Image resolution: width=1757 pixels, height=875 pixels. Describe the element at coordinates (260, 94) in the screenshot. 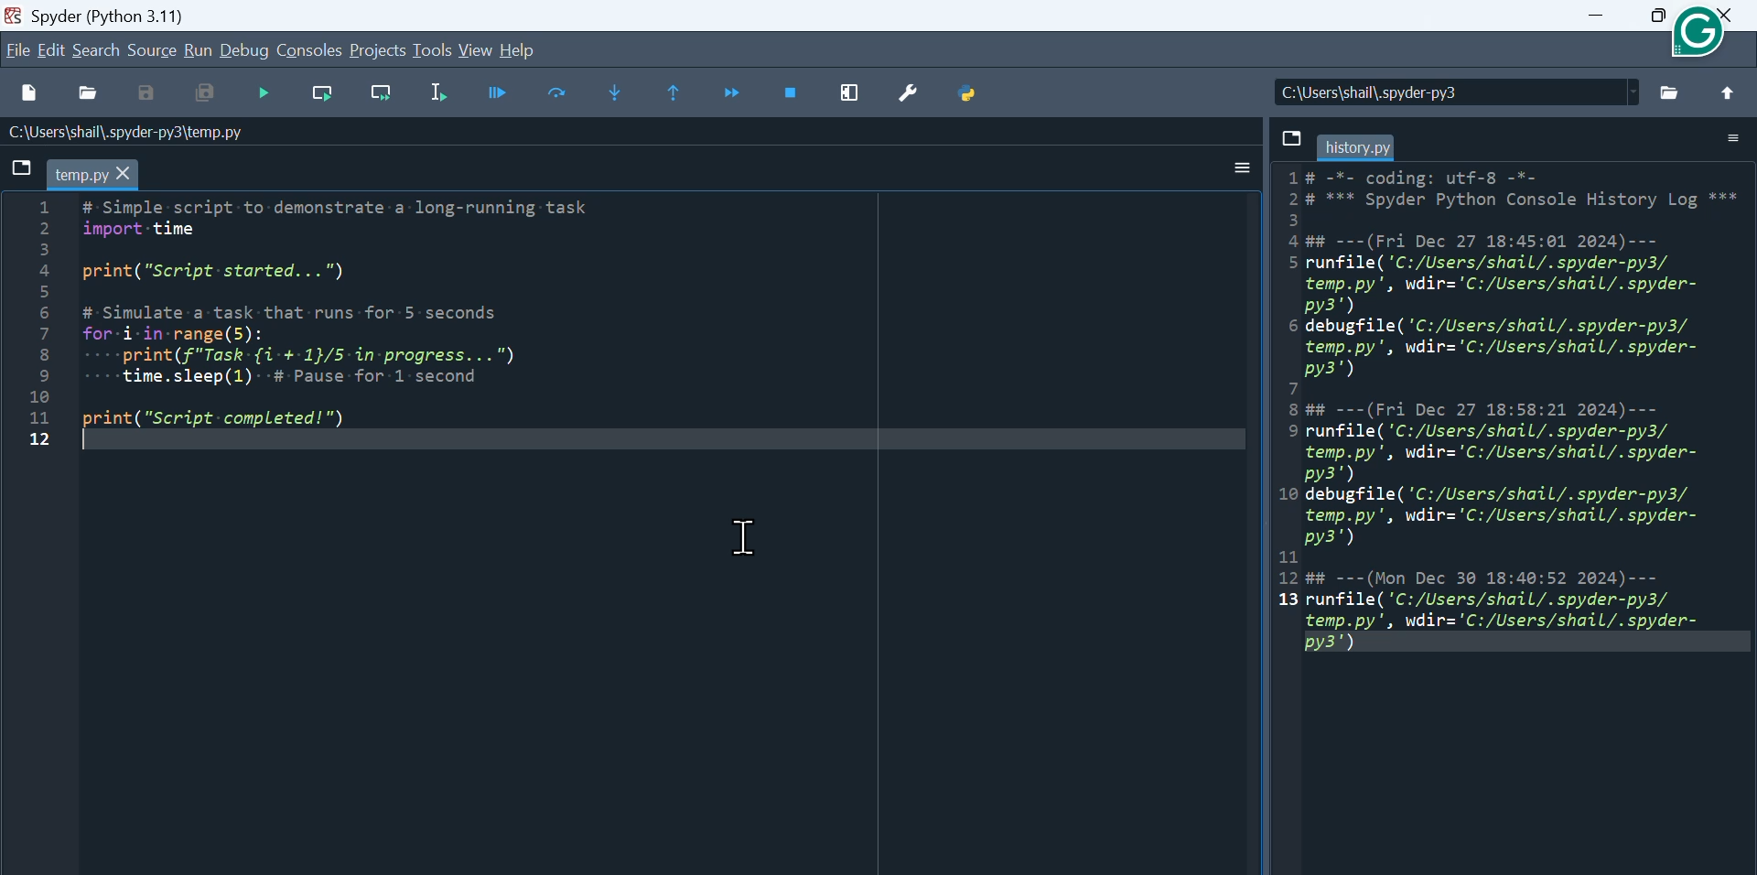

I see `Debug file` at that location.